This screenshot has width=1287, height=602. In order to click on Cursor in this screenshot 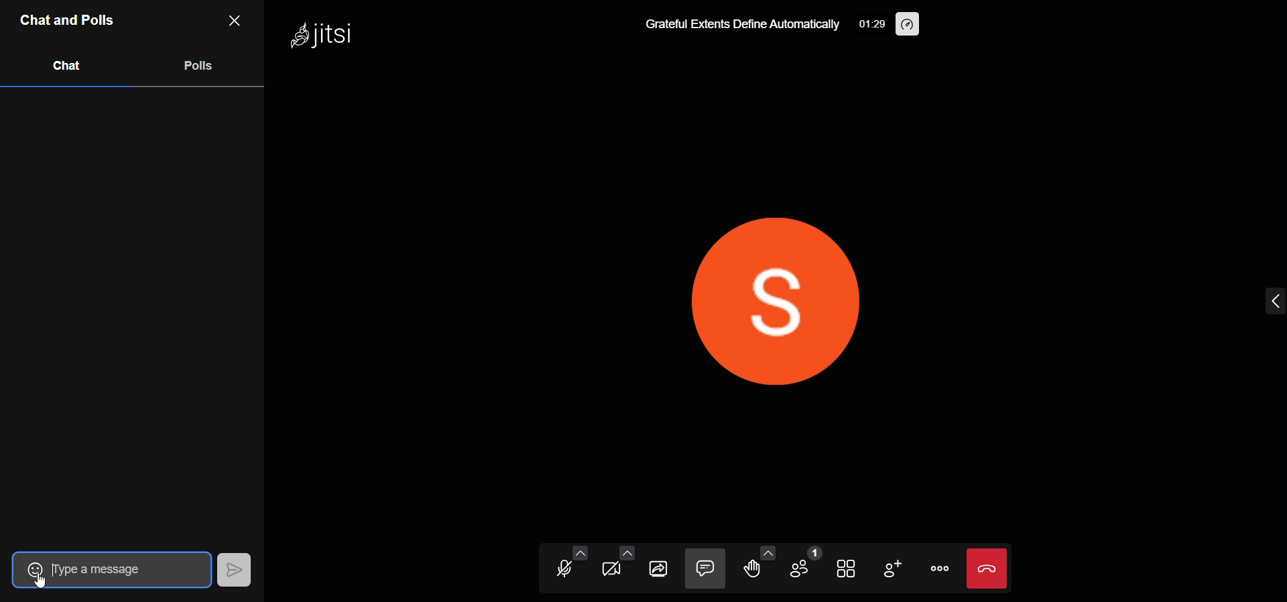, I will do `click(38, 580)`.